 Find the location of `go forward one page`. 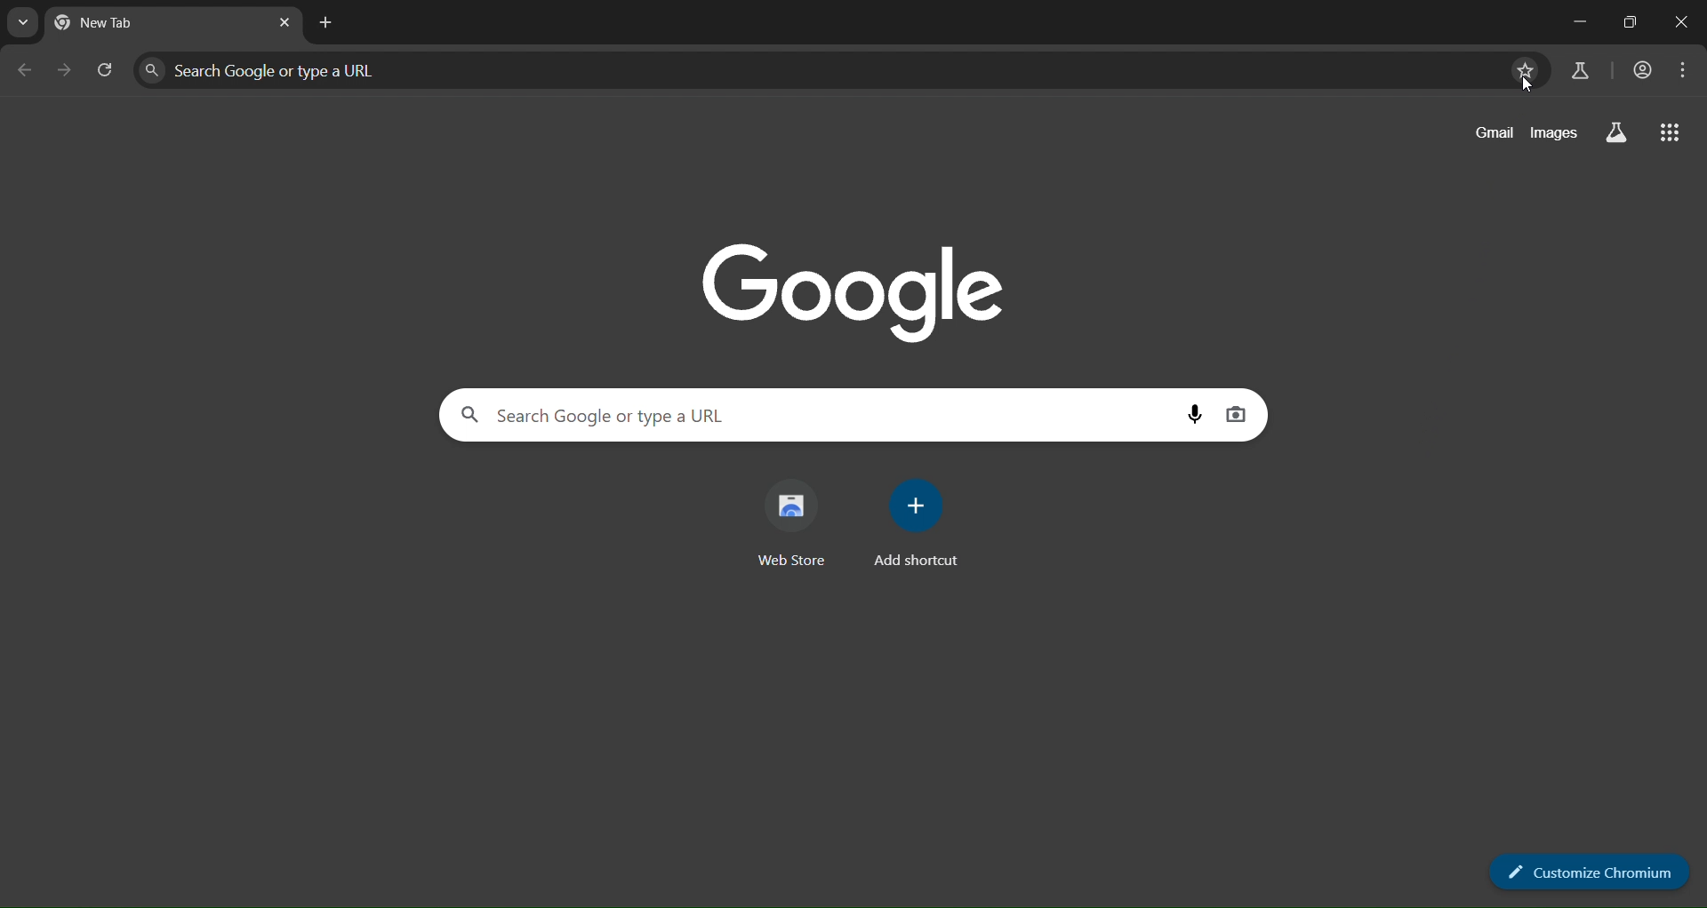

go forward one page is located at coordinates (67, 71).